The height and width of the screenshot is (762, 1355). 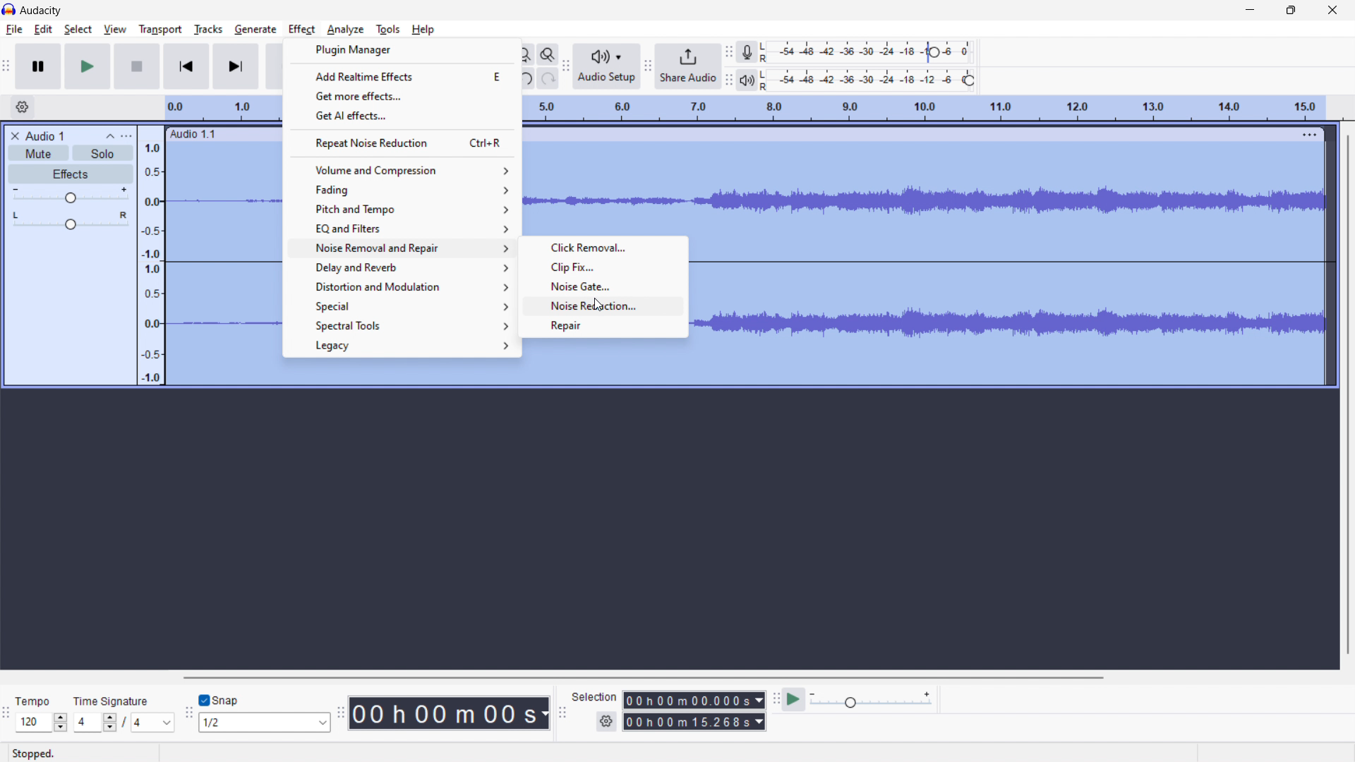 What do you see at coordinates (562, 710) in the screenshot?
I see `selection toolbar` at bounding box center [562, 710].